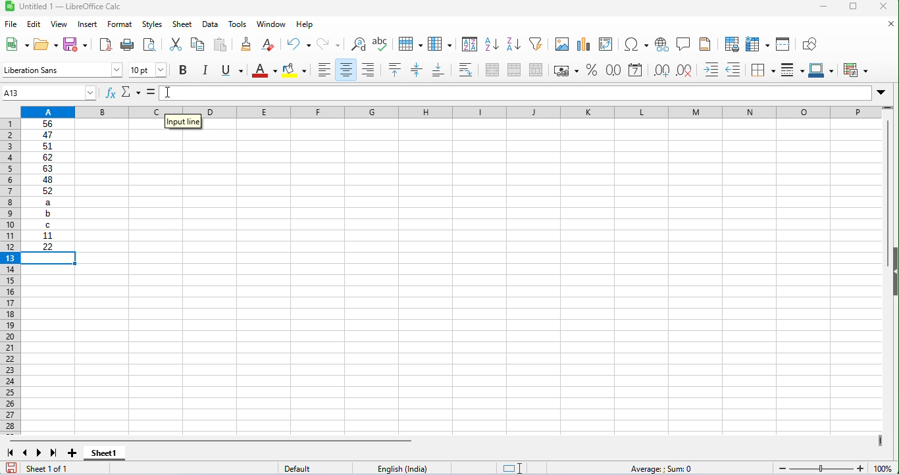 The image size is (899, 475). Describe the element at coordinates (345, 70) in the screenshot. I see `align center` at that location.